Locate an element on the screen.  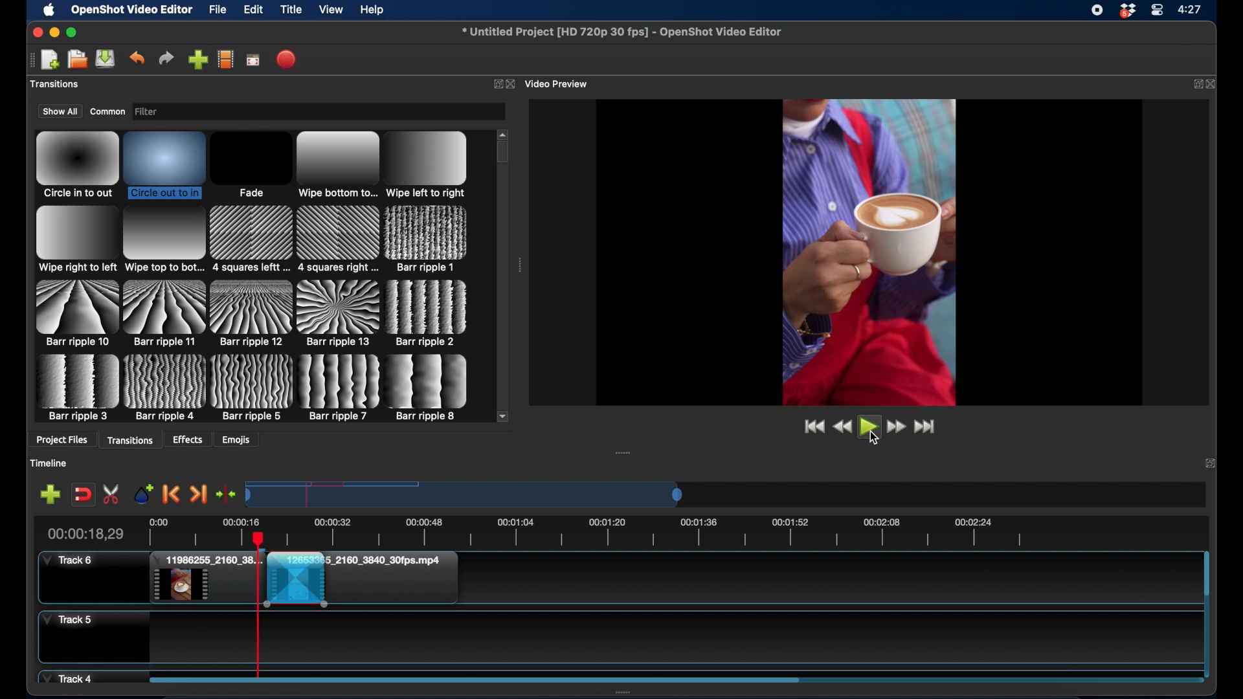
scroll bar is located at coordinates (474, 679).